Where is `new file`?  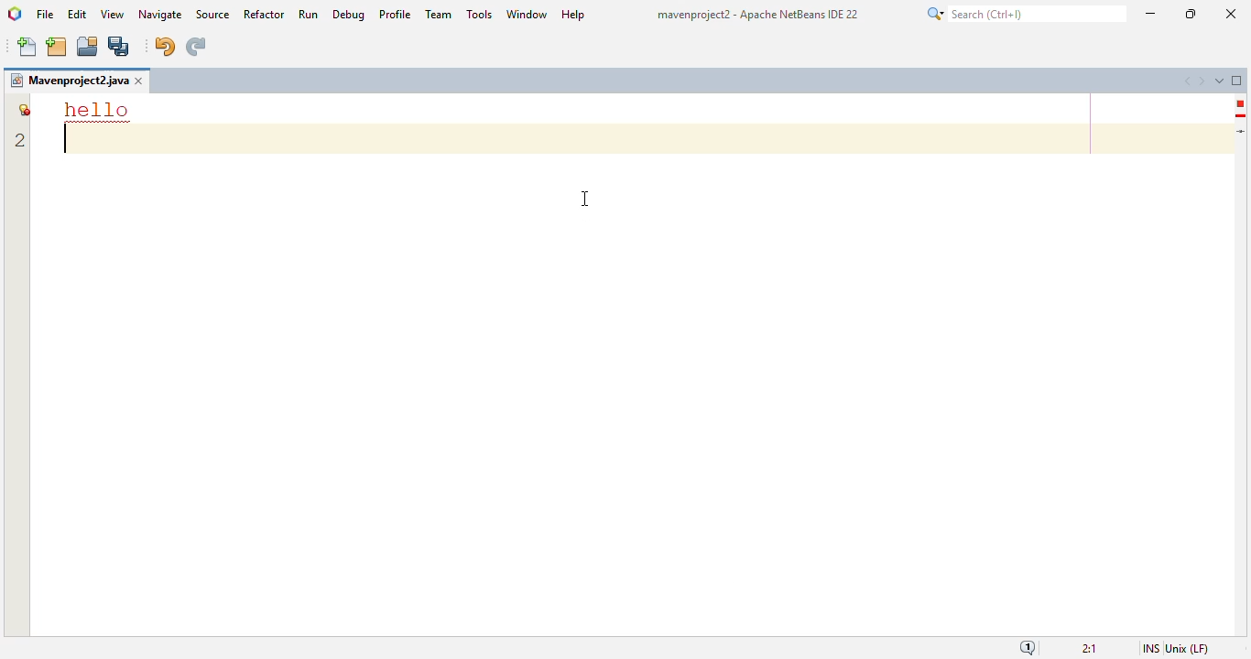
new file is located at coordinates (28, 47).